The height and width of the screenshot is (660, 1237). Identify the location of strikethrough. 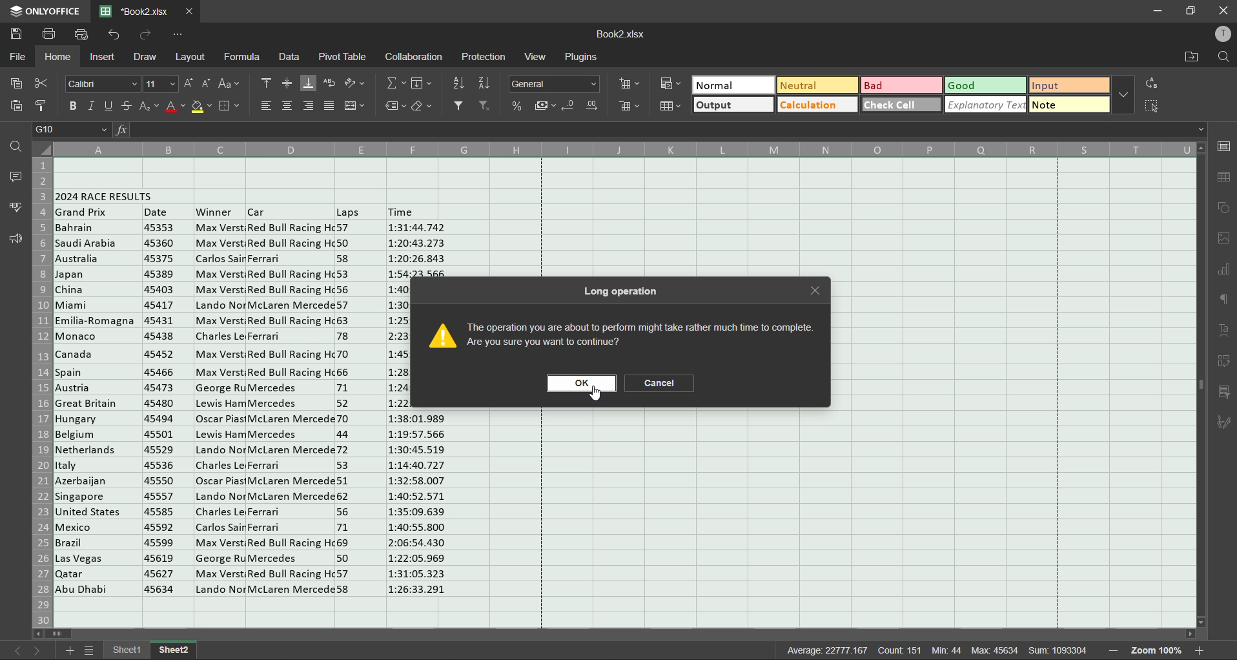
(129, 109).